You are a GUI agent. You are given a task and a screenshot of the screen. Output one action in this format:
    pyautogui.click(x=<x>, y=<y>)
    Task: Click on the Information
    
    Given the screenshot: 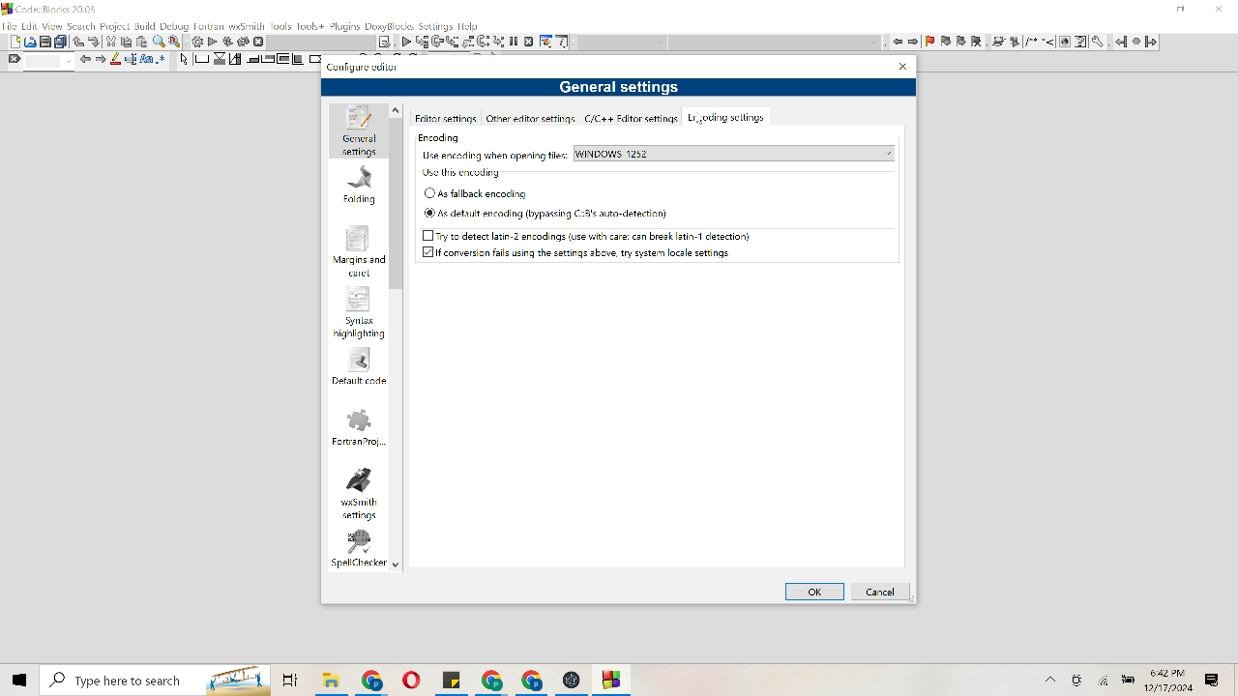 What is the action you would take?
    pyautogui.click(x=564, y=43)
    